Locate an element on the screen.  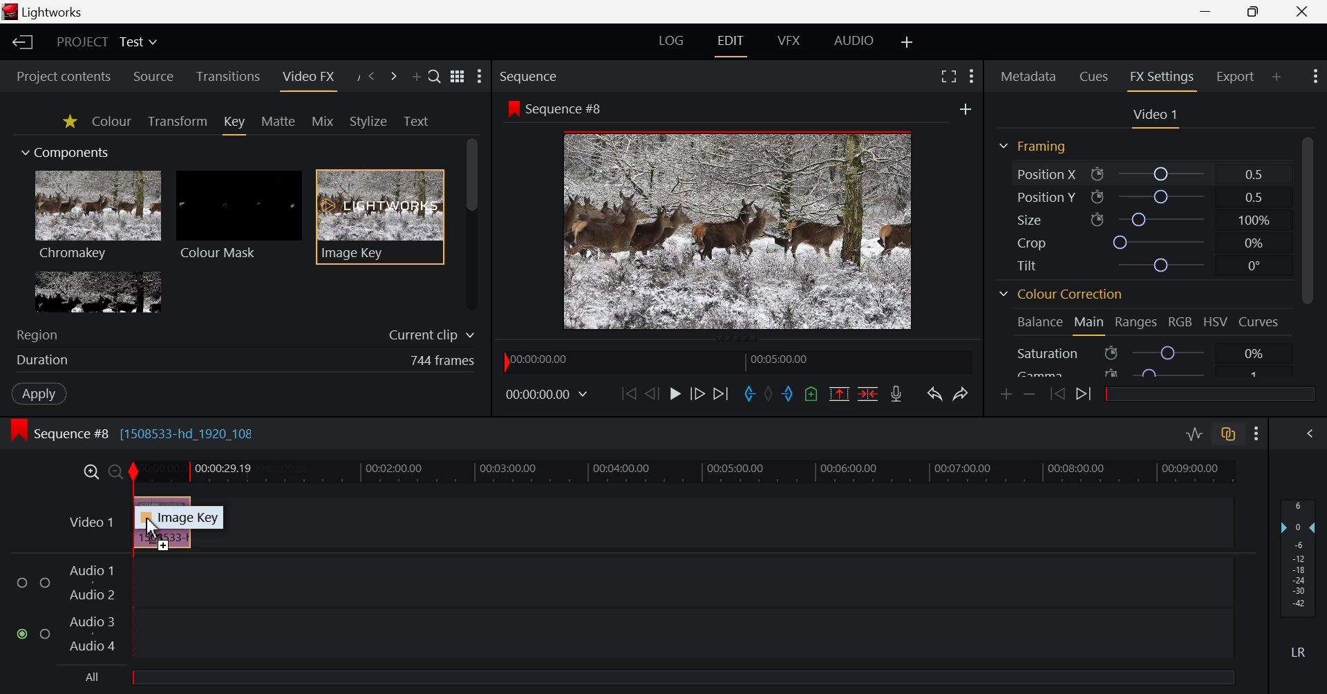
Timeline Track is located at coordinates (681, 471).